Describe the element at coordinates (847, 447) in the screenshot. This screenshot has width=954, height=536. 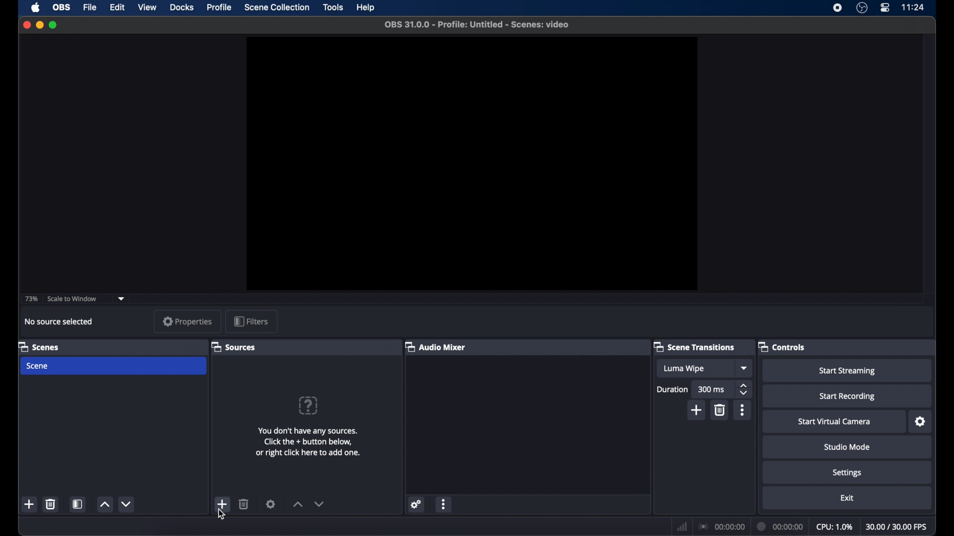
I see `studio mode` at that location.